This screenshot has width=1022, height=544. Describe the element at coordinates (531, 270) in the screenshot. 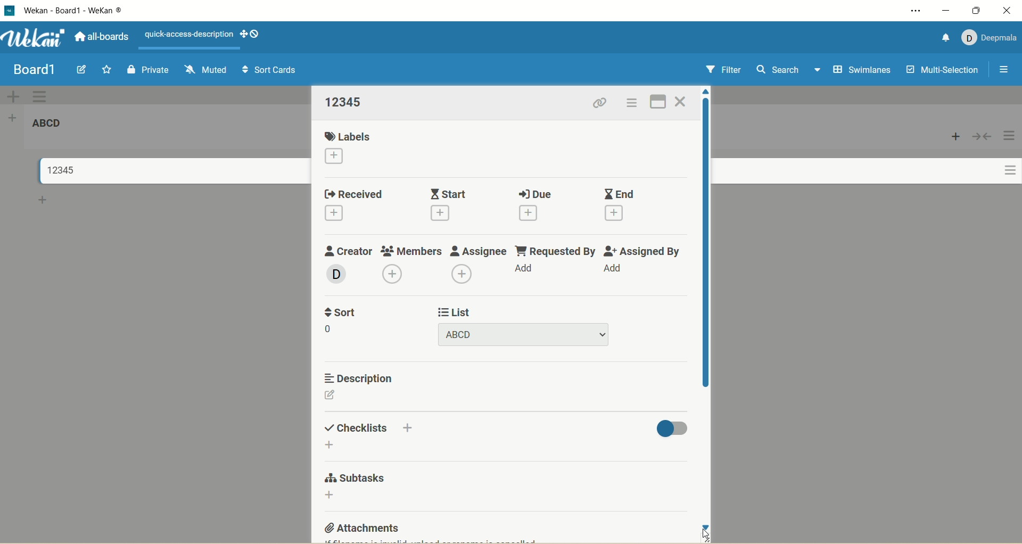

I see `add` at that location.